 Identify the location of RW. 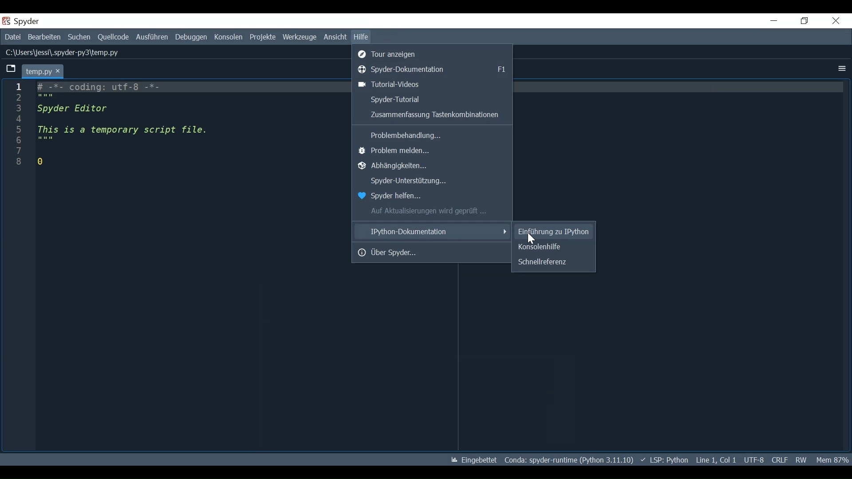
(800, 460).